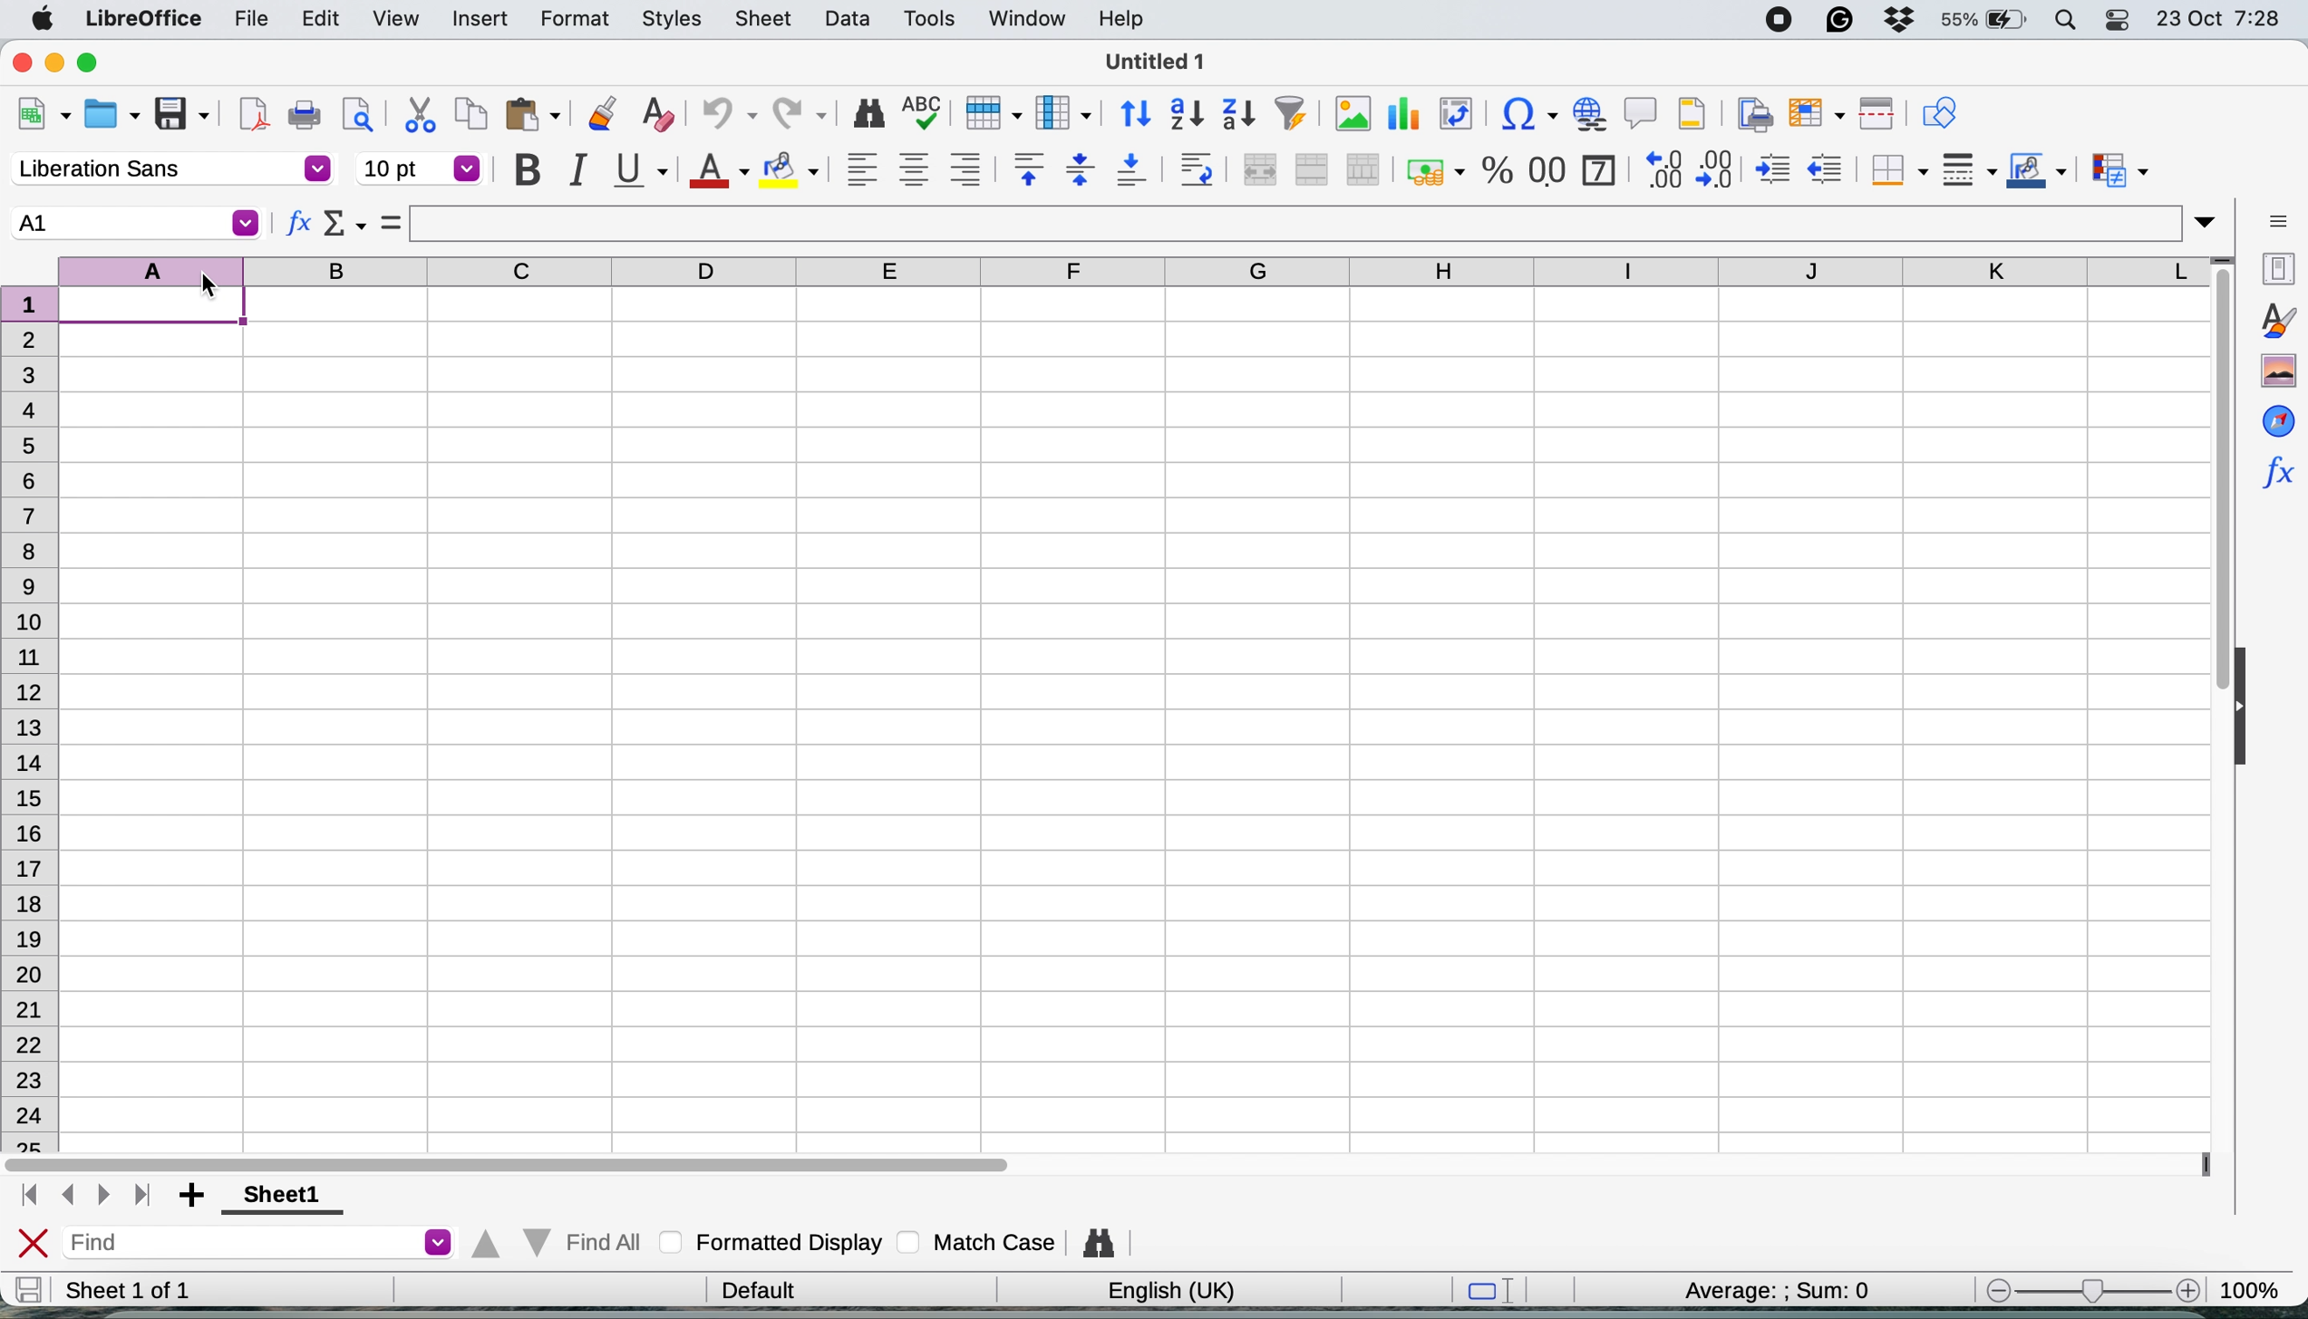  I want to click on untitled 1, so click(1165, 62).